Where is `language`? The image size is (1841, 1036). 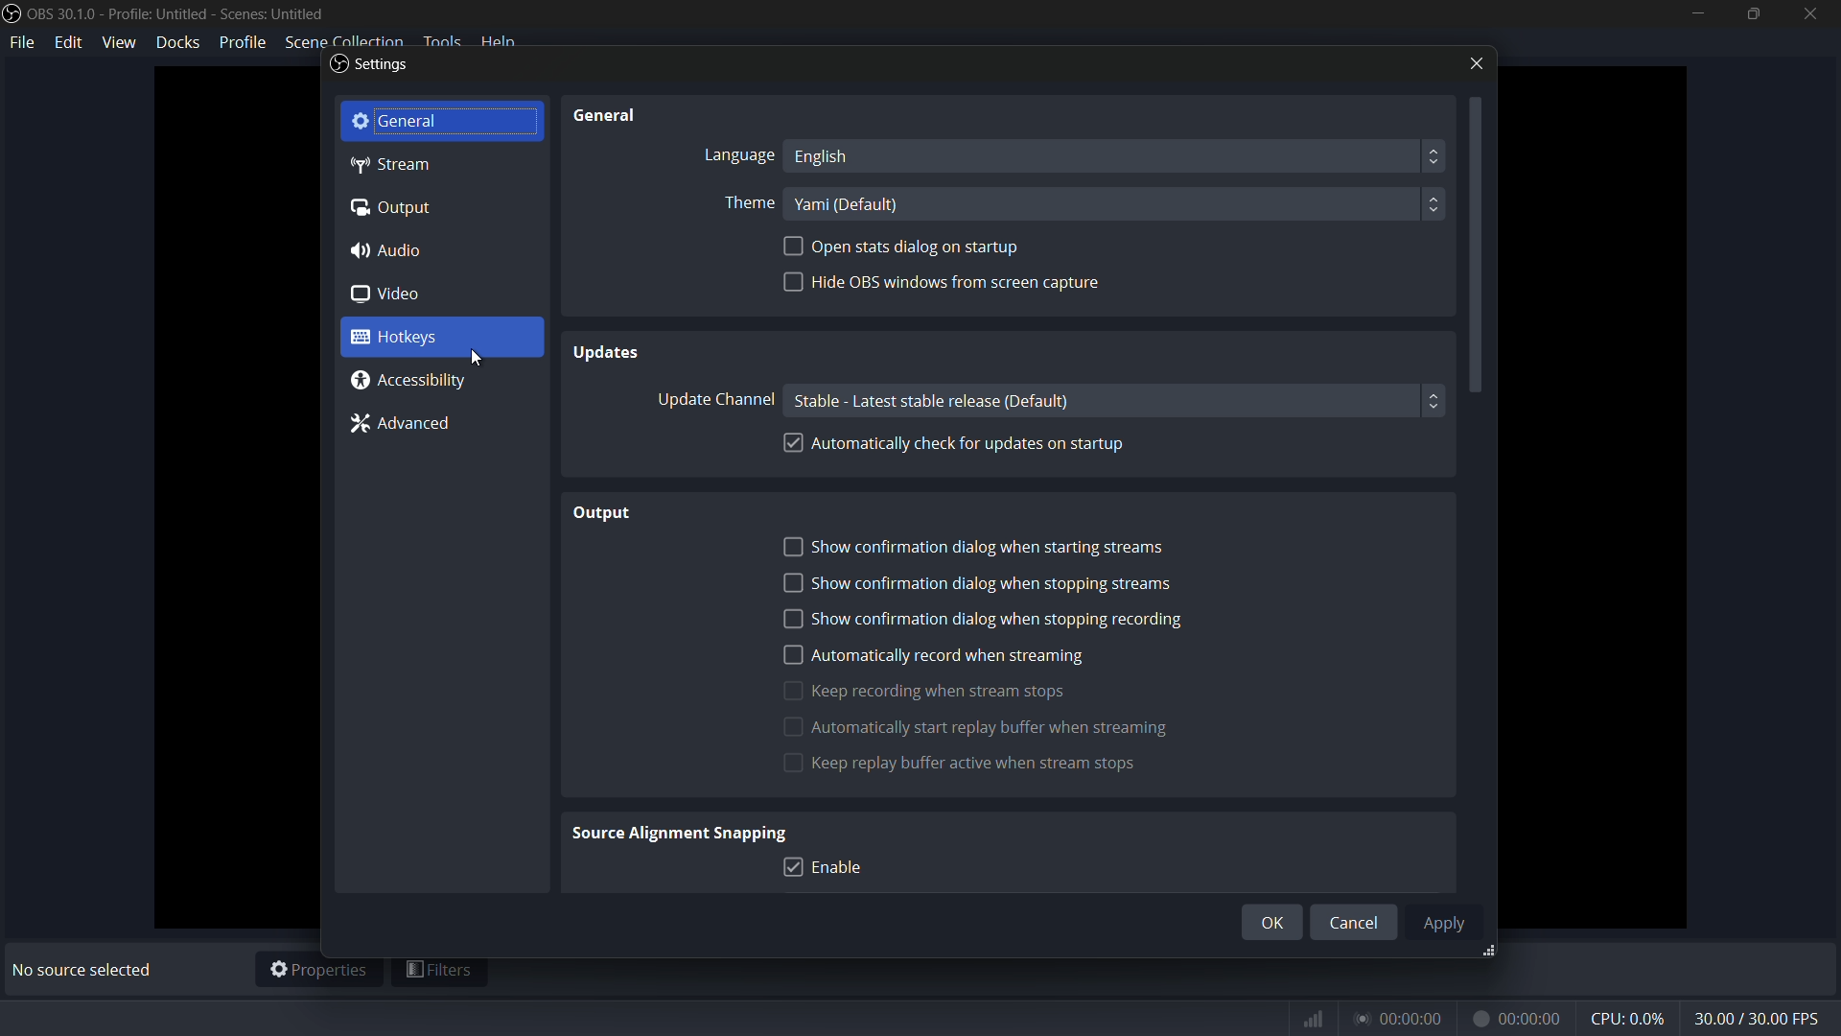
language is located at coordinates (821, 158).